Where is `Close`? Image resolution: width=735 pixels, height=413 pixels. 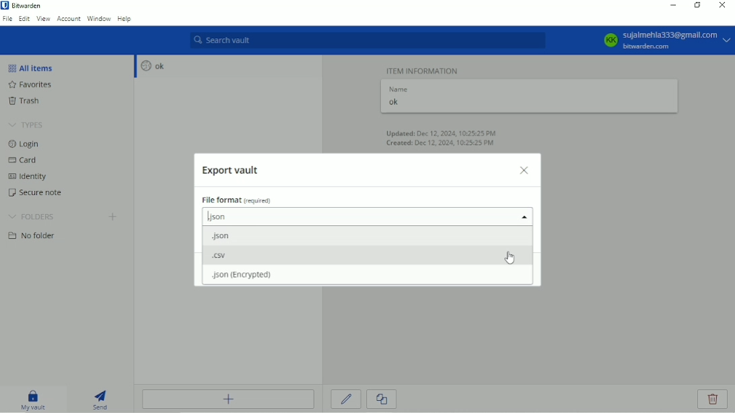
Close is located at coordinates (525, 170).